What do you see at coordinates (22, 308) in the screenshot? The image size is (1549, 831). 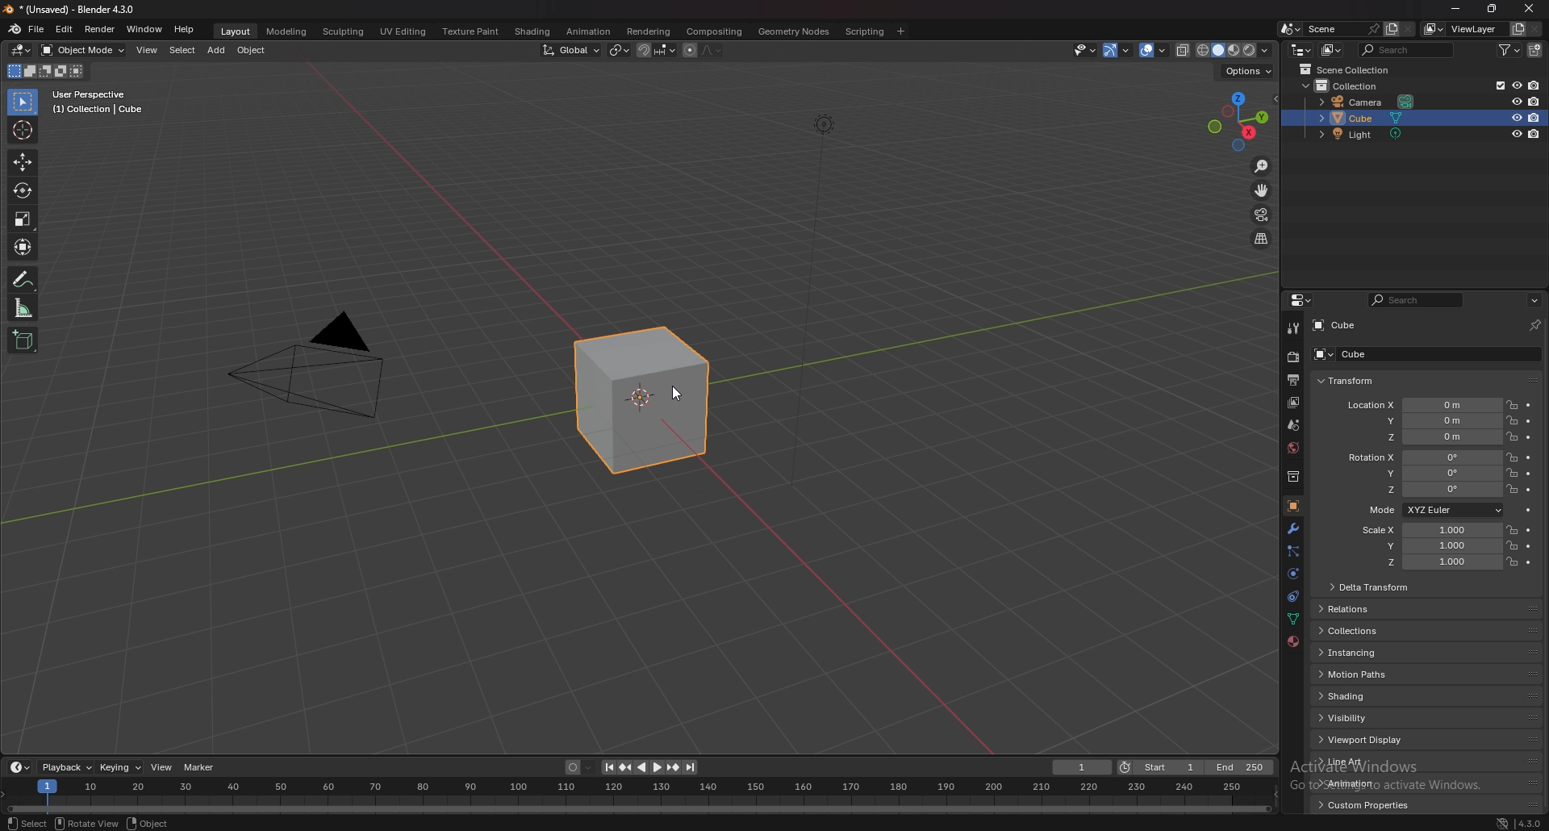 I see `measure` at bounding box center [22, 308].